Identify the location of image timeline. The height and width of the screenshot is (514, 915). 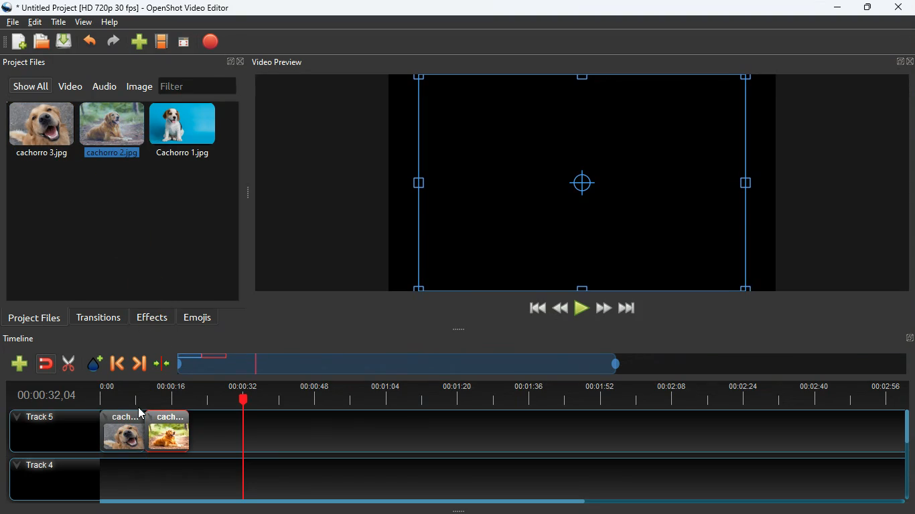
(189, 355).